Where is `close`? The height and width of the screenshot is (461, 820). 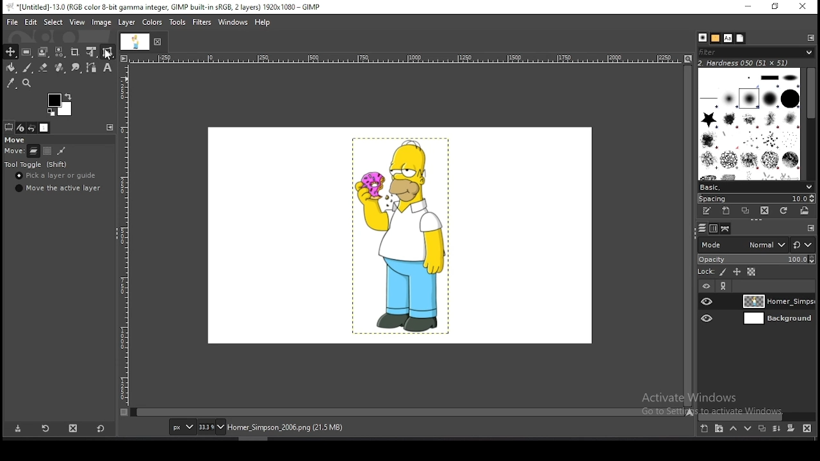 close is located at coordinates (160, 42).